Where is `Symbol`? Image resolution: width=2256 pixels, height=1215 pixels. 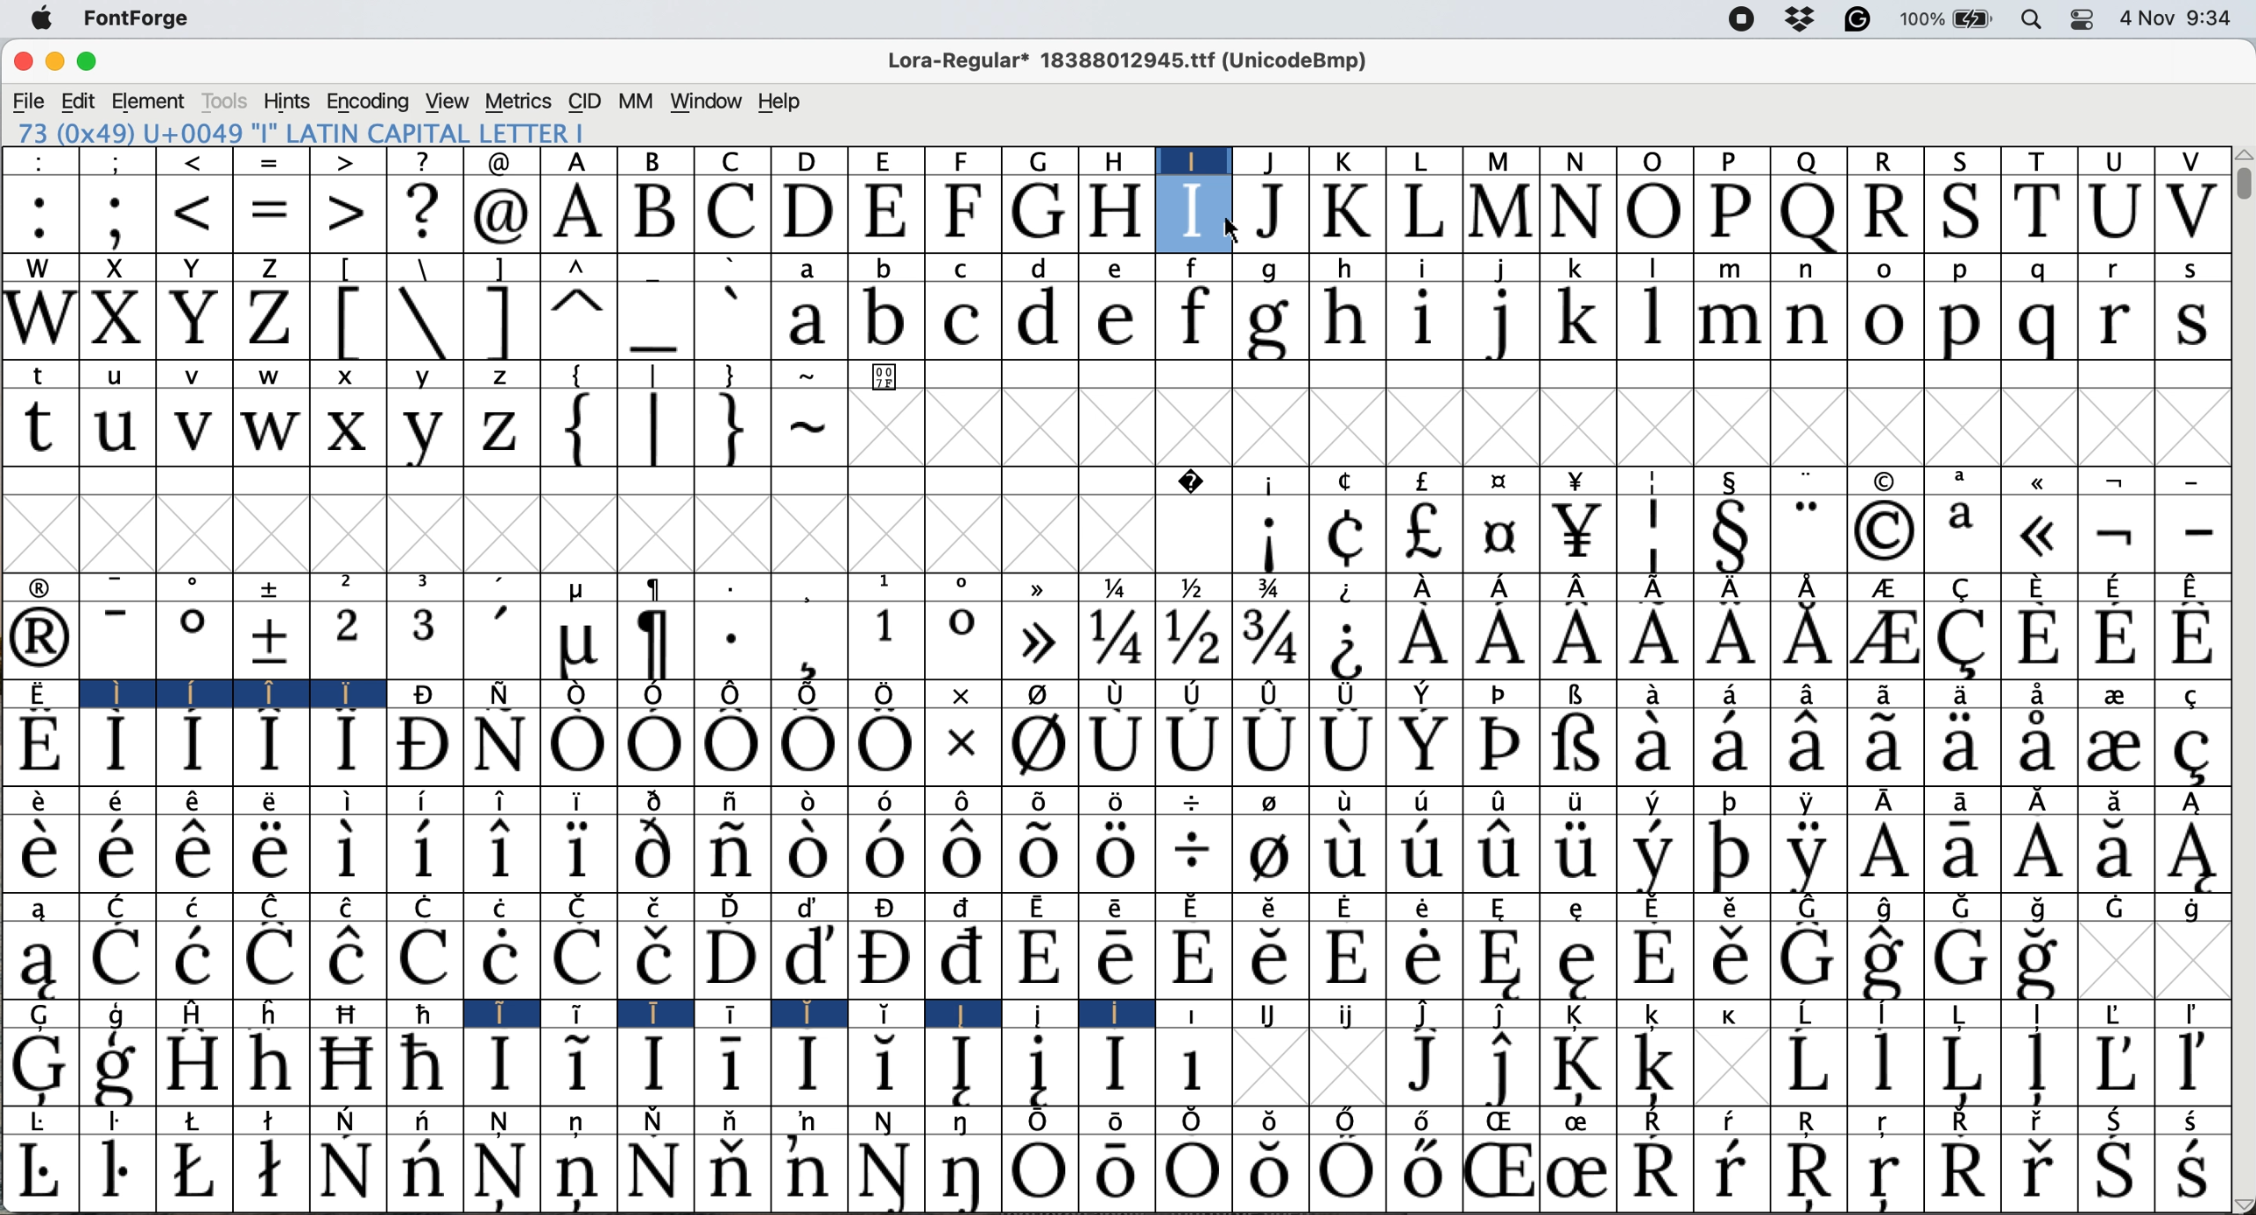
Symbol is located at coordinates (427, 1014).